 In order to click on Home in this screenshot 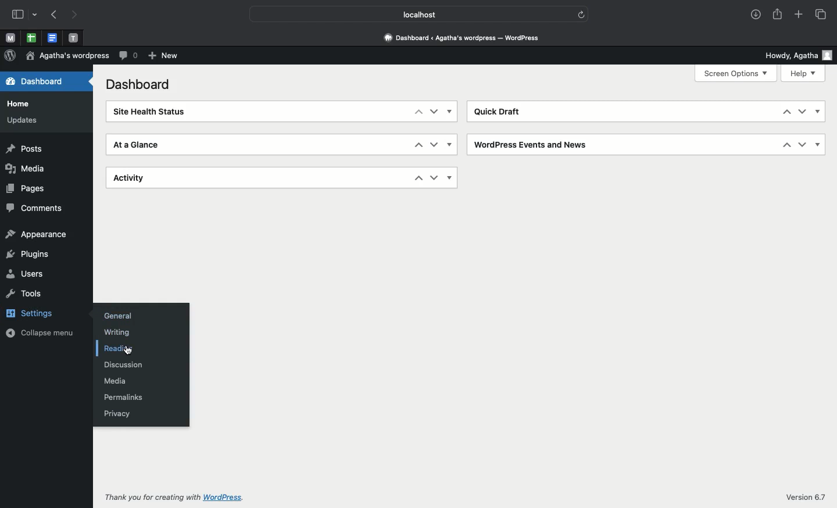, I will do `click(20, 103)`.